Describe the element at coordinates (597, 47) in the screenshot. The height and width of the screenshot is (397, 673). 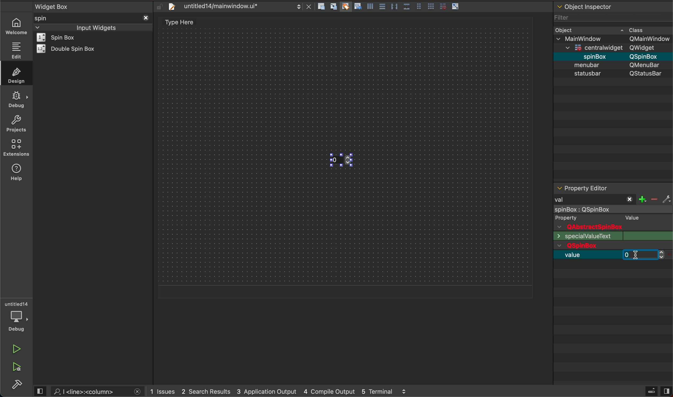
I see `` at that location.